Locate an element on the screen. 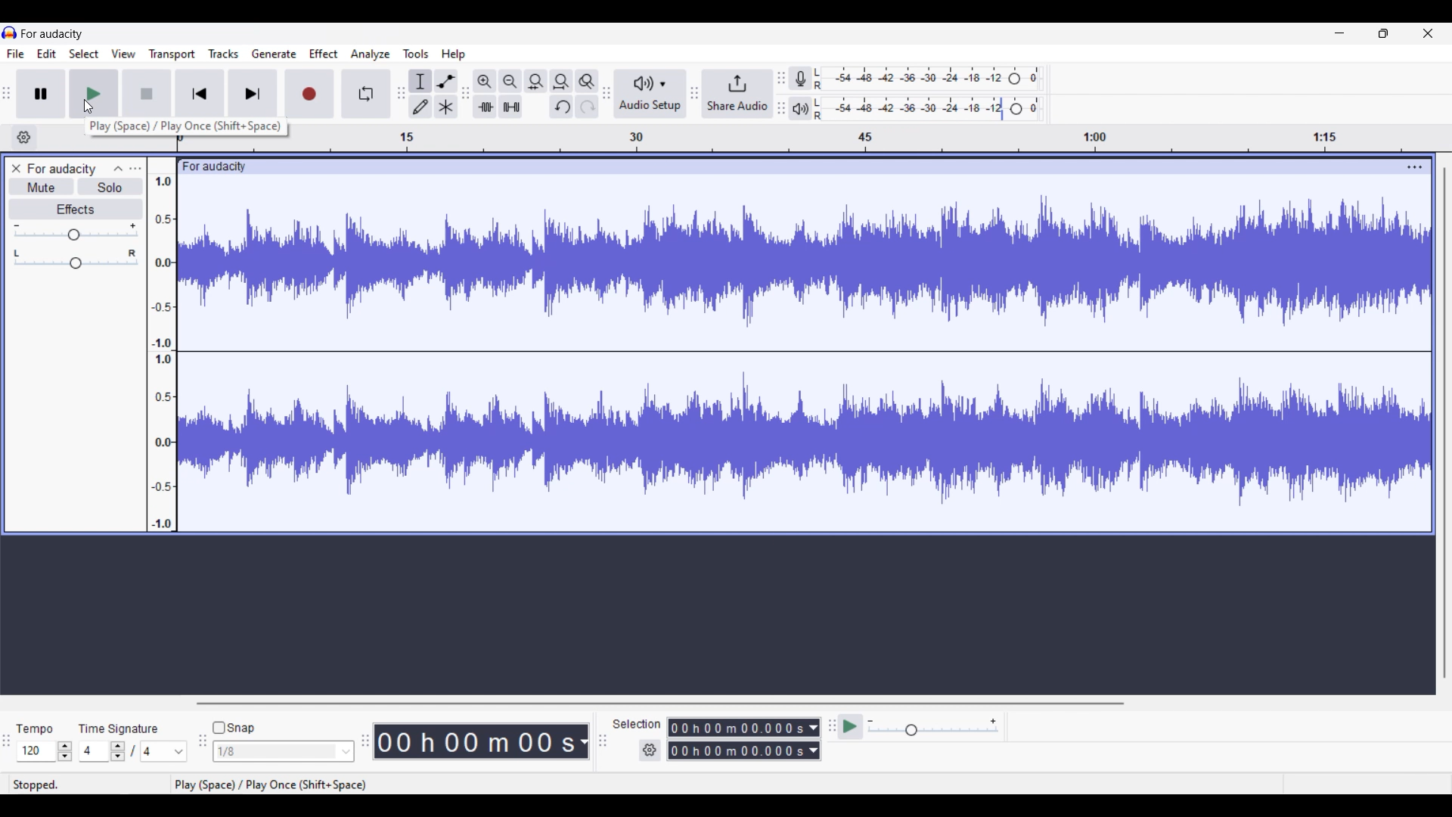 The width and height of the screenshot is (1452, 817). Draw tool is located at coordinates (420, 107).